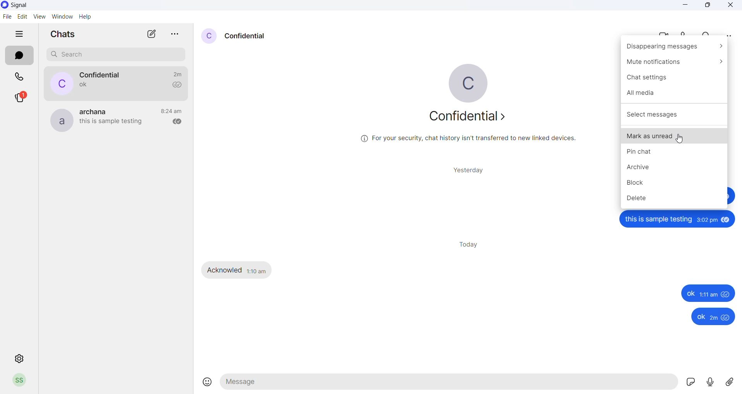  Describe the element at coordinates (19, 380) in the screenshot. I see `profile` at that location.